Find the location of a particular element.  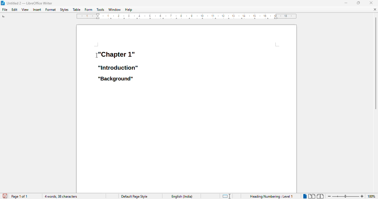

title is located at coordinates (29, 3).